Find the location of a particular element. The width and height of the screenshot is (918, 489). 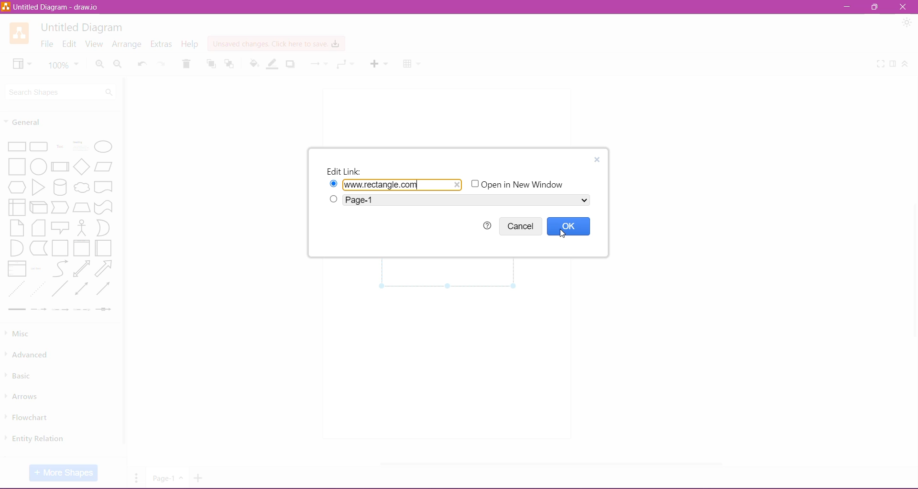

Table is located at coordinates (413, 65).